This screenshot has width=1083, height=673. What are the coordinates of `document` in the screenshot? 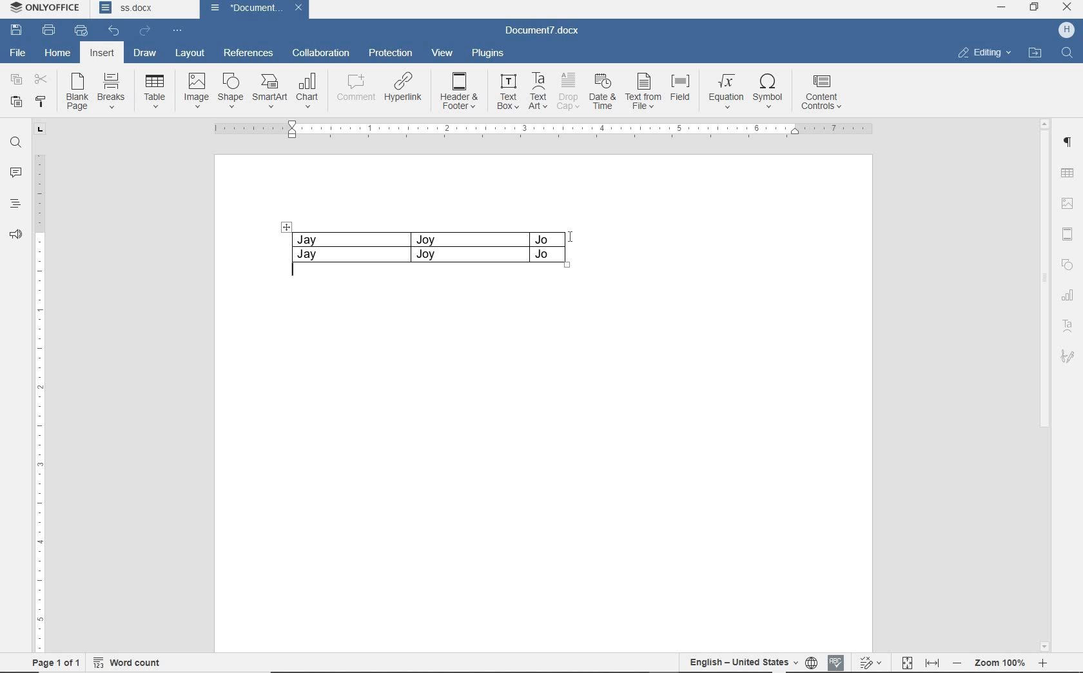 It's located at (240, 8).